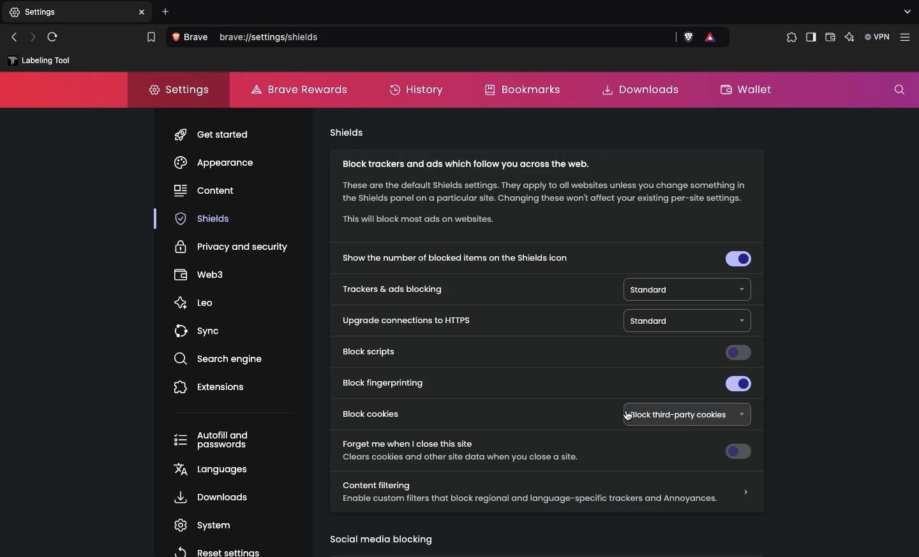 The height and width of the screenshot is (557, 919). What do you see at coordinates (143, 12) in the screenshot?
I see `close tab` at bounding box center [143, 12].